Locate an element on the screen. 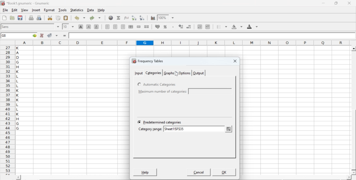 This screenshot has height=180, width=356. accept changes across selection is located at coordinates (56, 35).